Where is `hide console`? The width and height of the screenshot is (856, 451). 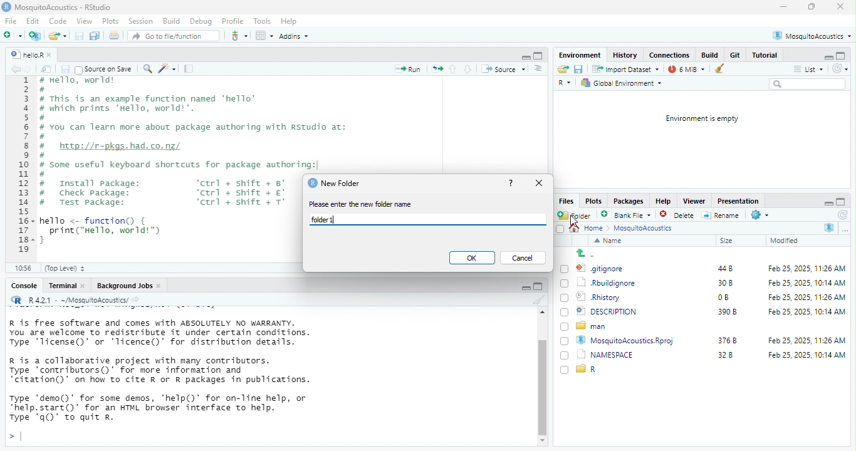
hide console is located at coordinates (540, 55).